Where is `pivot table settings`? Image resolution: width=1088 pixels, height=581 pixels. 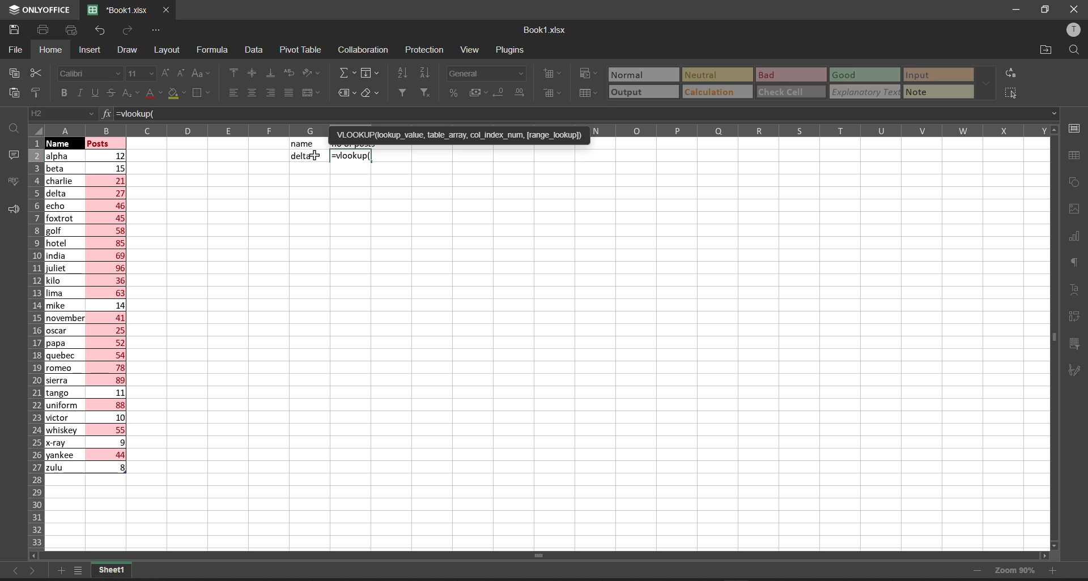 pivot table settings is located at coordinates (1078, 316).